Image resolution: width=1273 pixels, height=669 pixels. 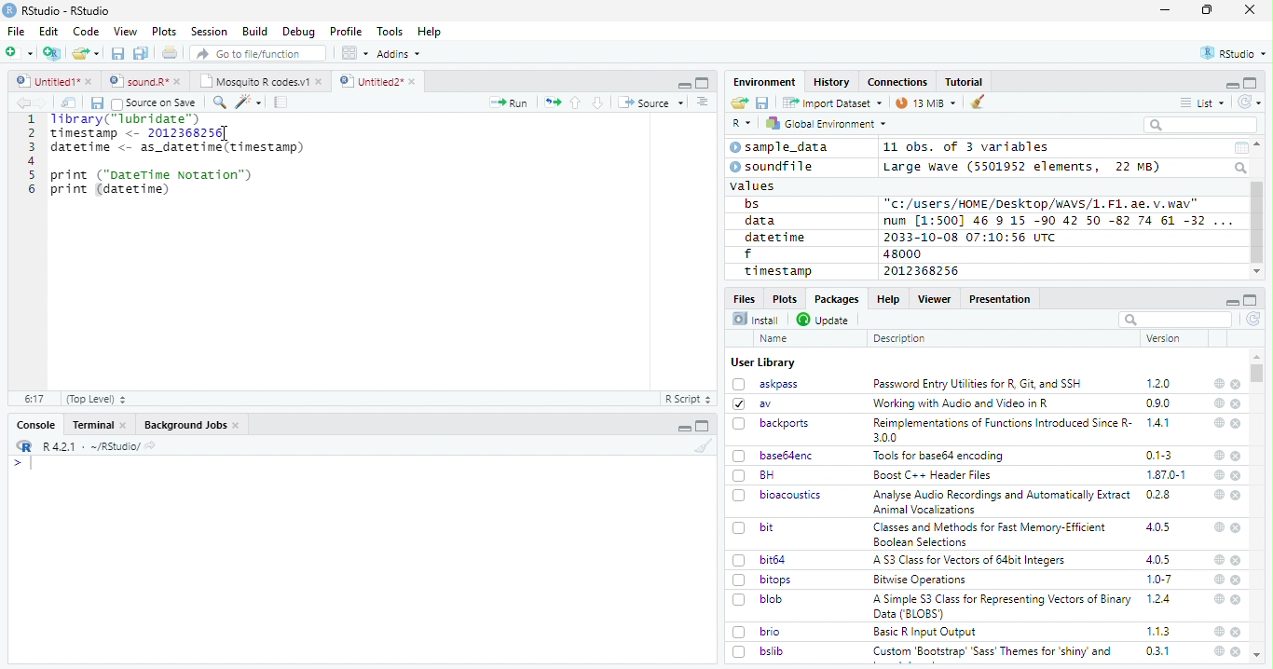 I want to click on Terminal, so click(x=99, y=425).